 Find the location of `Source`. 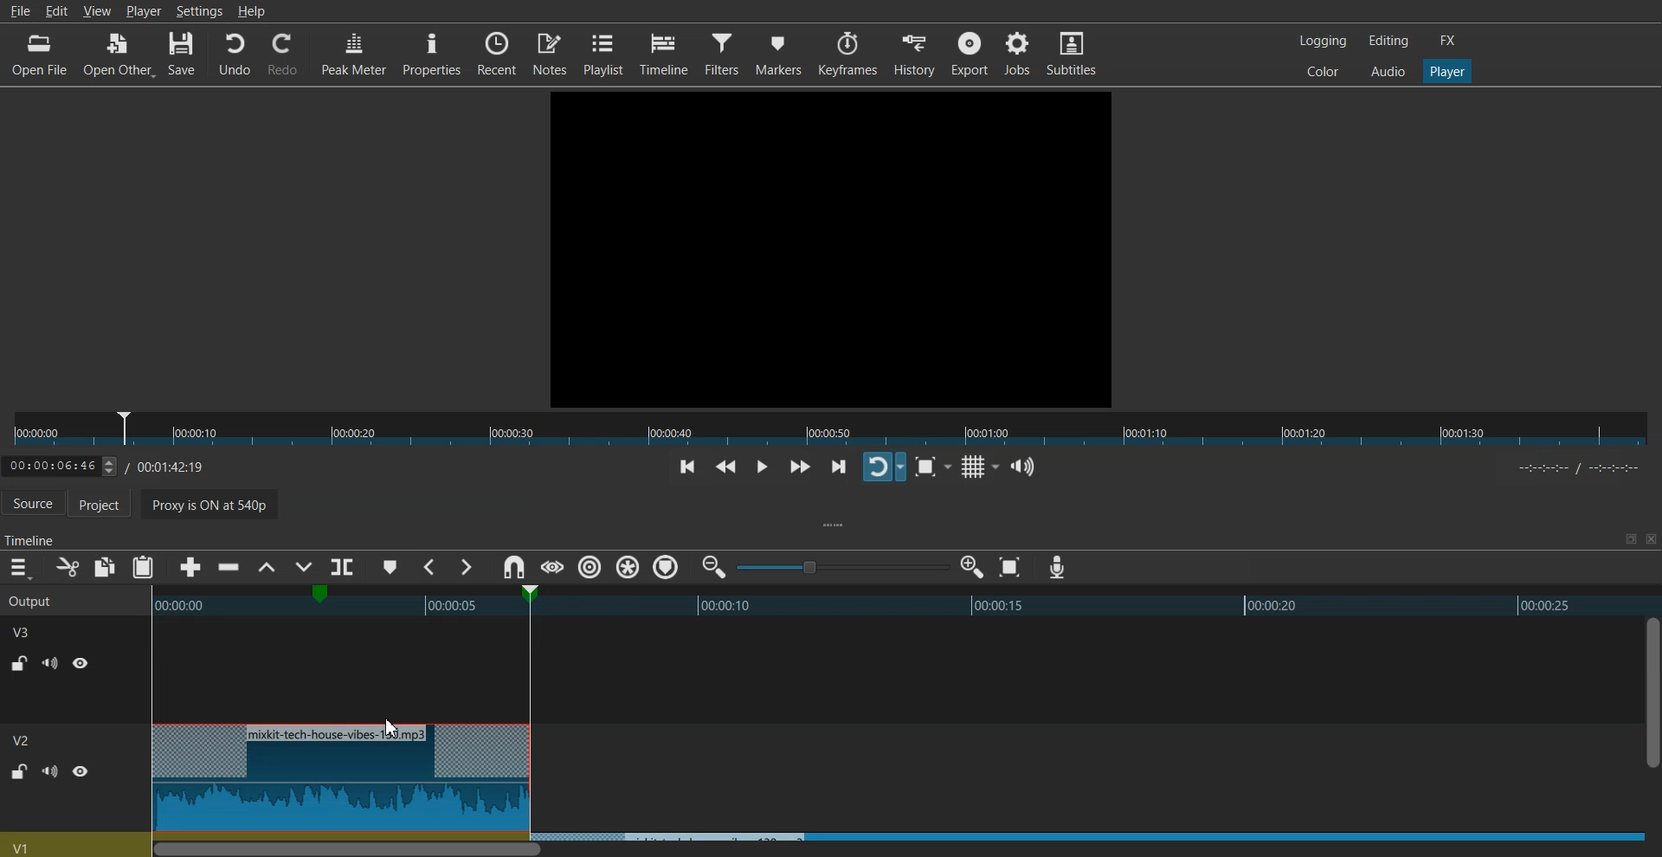

Source is located at coordinates (33, 505).